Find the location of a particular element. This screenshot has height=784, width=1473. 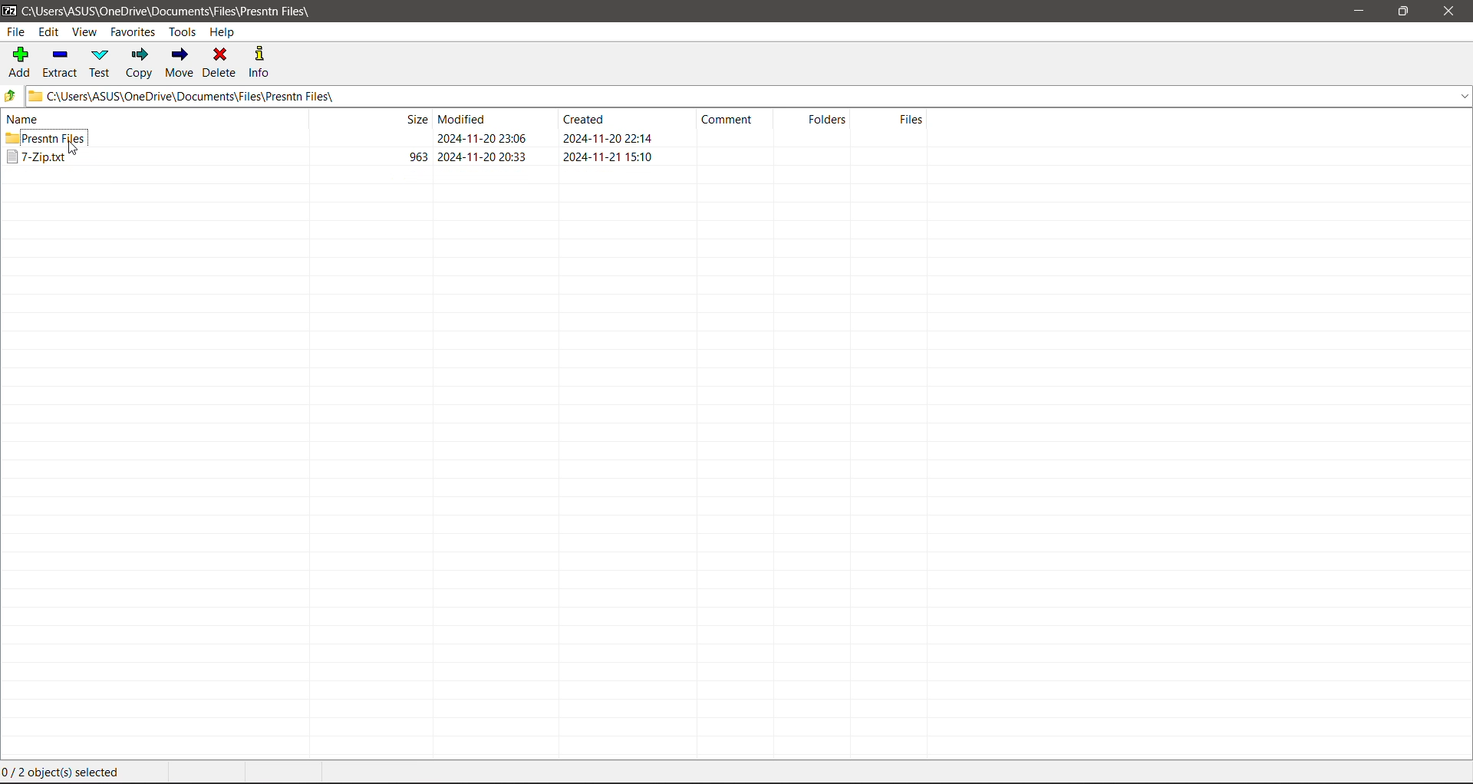

Close is located at coordinates (1450, 12).